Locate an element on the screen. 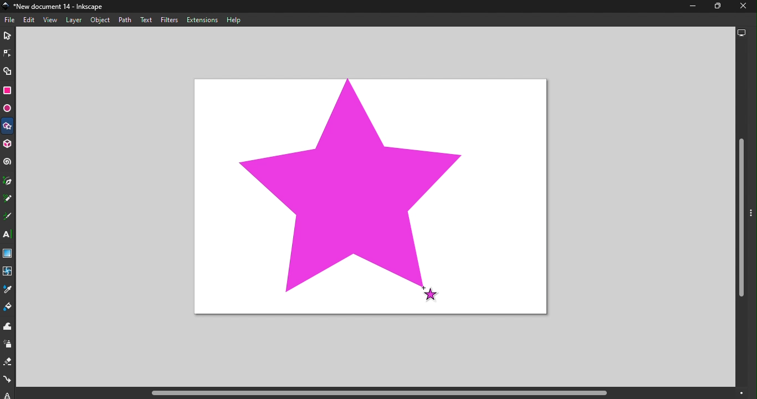 Image resolution: width=757 pixels, height=399 pixels. Extensions is located at coordinates (202, 20).